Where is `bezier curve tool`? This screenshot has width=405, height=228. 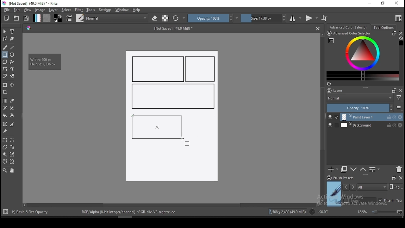 bezier curve tool is located at coordinates (4, 69).